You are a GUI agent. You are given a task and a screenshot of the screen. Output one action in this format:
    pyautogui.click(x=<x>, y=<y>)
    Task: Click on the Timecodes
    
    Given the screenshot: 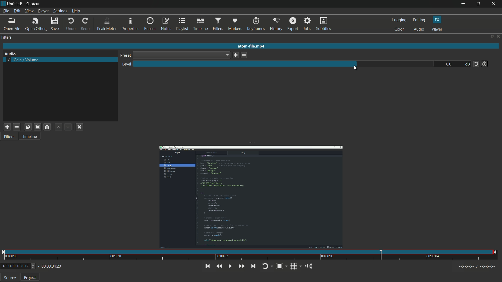 What is the action you would take?
    pyautogui.click(x=477, y=268)
    